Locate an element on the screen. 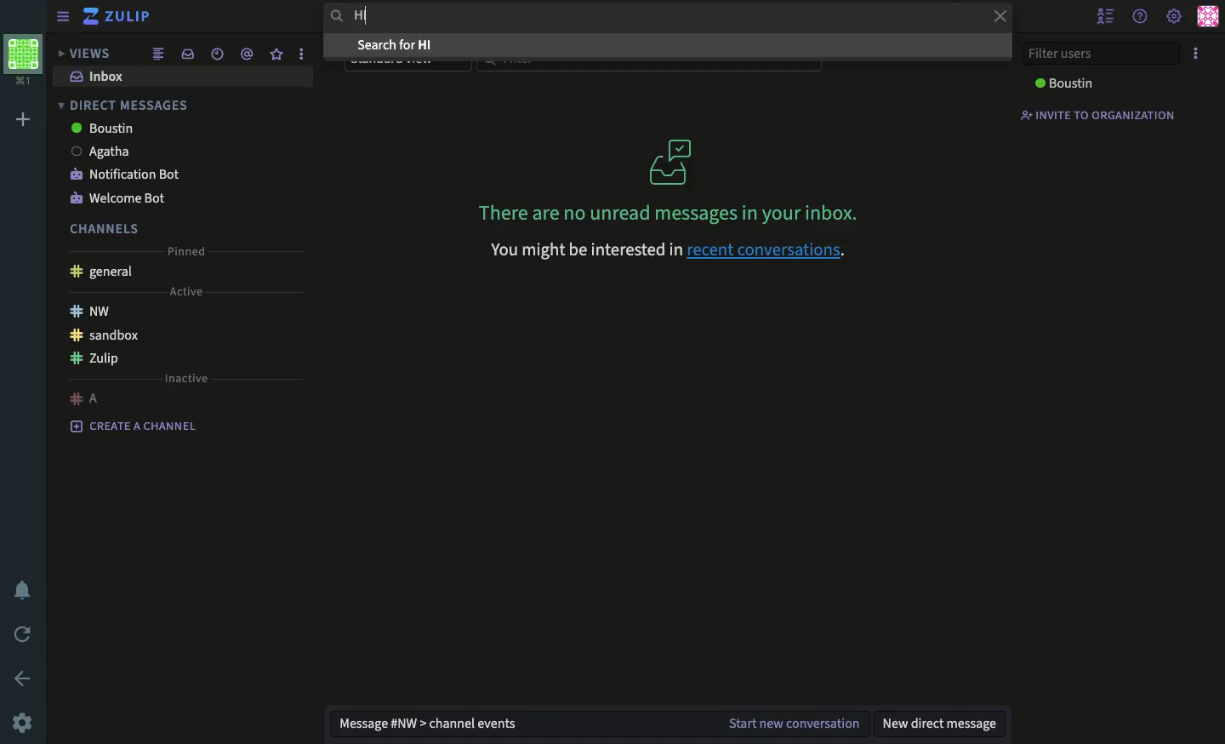  boustin is located at coordinates (1063, 83).